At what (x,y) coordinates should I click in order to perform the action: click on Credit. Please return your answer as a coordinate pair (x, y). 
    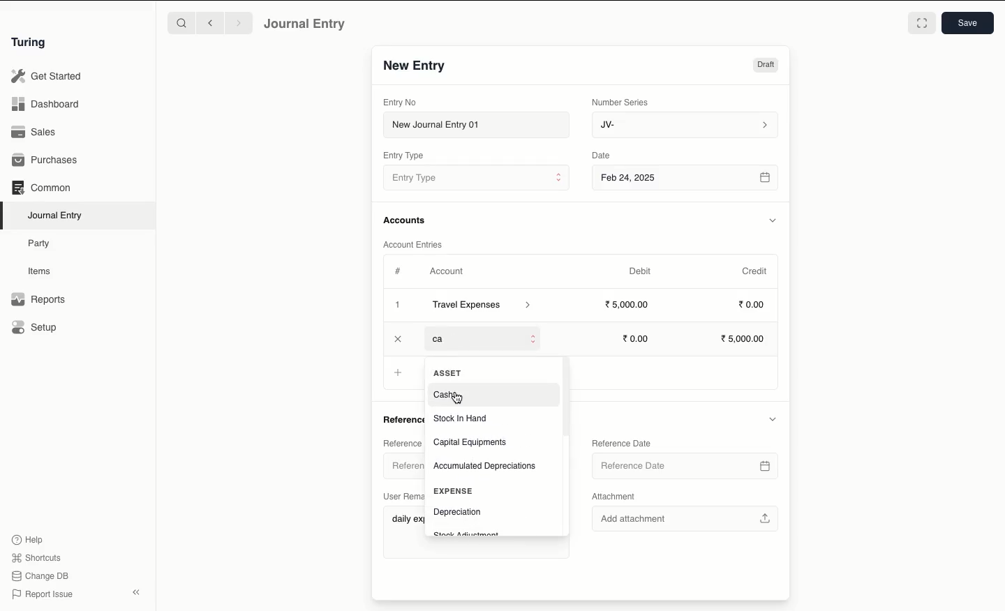
    Looking at the image, I should click on (756, 271).